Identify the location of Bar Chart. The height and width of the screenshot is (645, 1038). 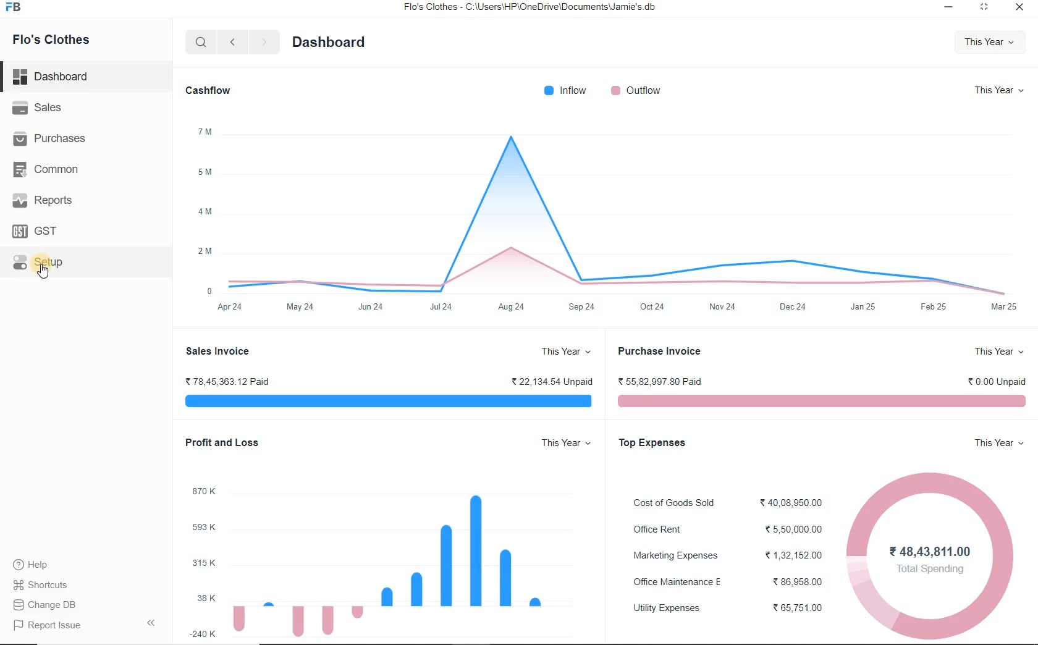
(393, 565).